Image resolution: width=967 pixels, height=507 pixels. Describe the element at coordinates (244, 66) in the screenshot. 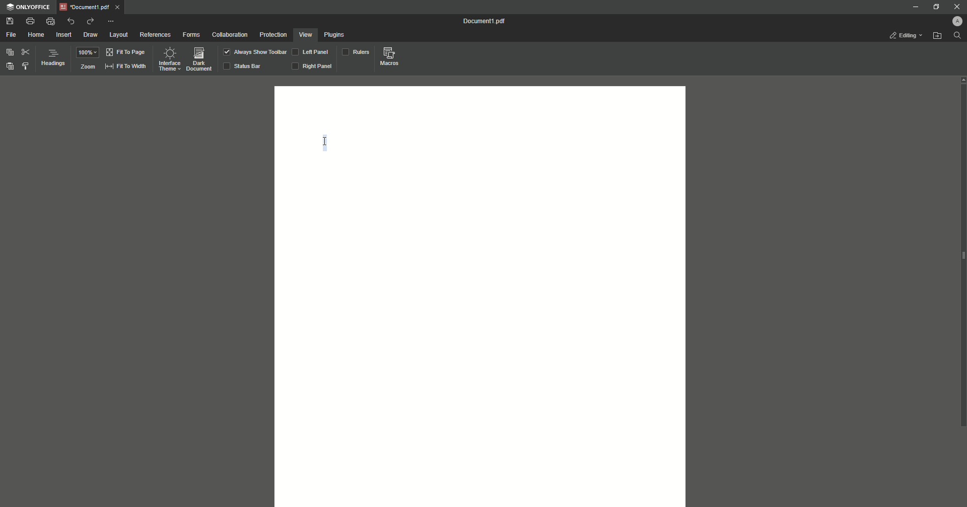

I see `Status Bar` at that location.